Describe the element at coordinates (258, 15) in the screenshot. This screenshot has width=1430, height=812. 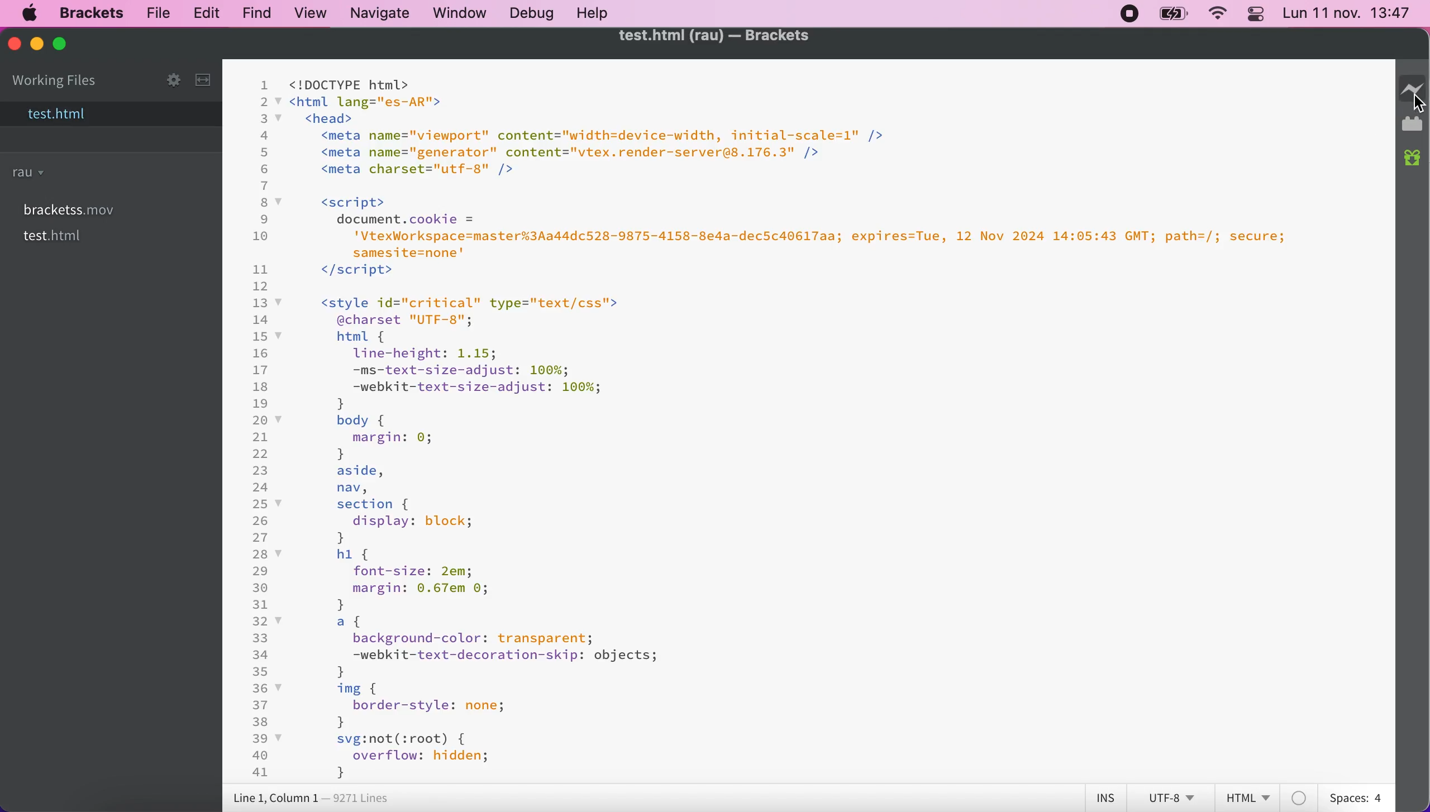
I see `find` at that location.